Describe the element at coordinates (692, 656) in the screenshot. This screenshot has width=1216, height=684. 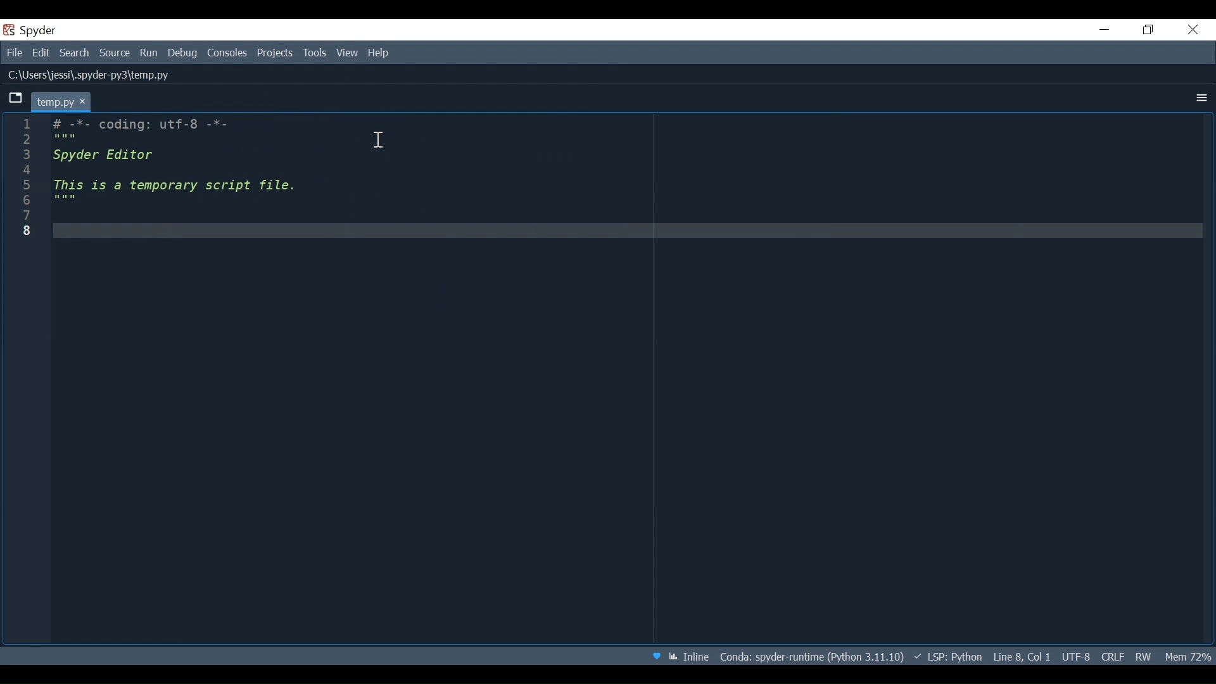
I see `Inline` at that location.